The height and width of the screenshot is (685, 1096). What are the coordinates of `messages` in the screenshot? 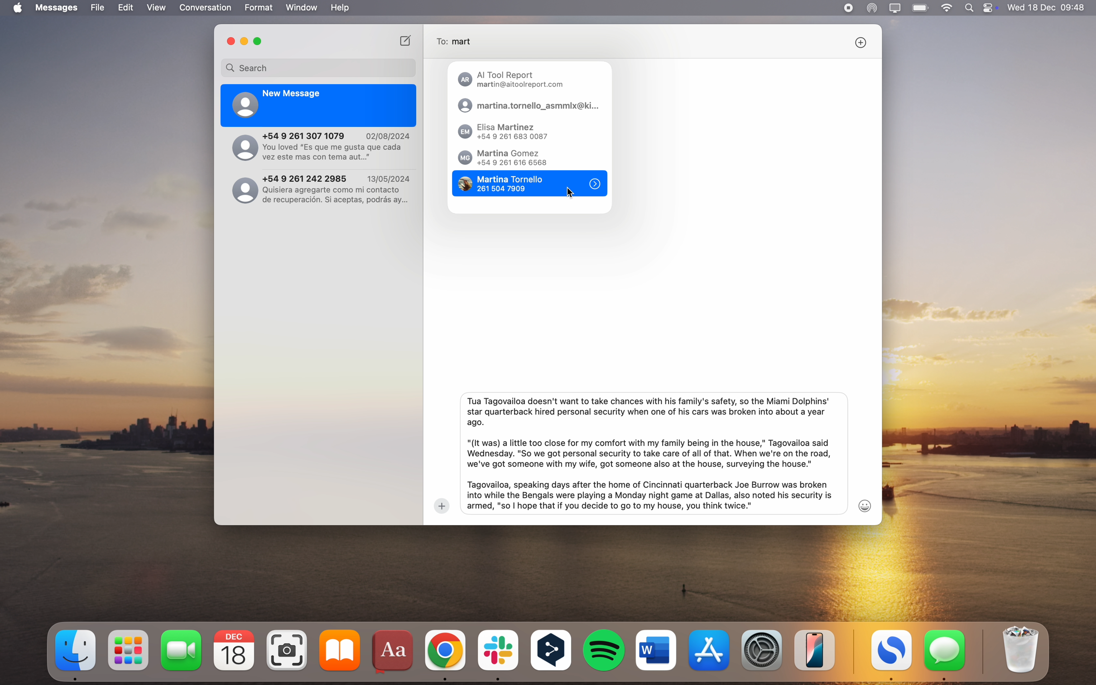 It's located at (945, 655).